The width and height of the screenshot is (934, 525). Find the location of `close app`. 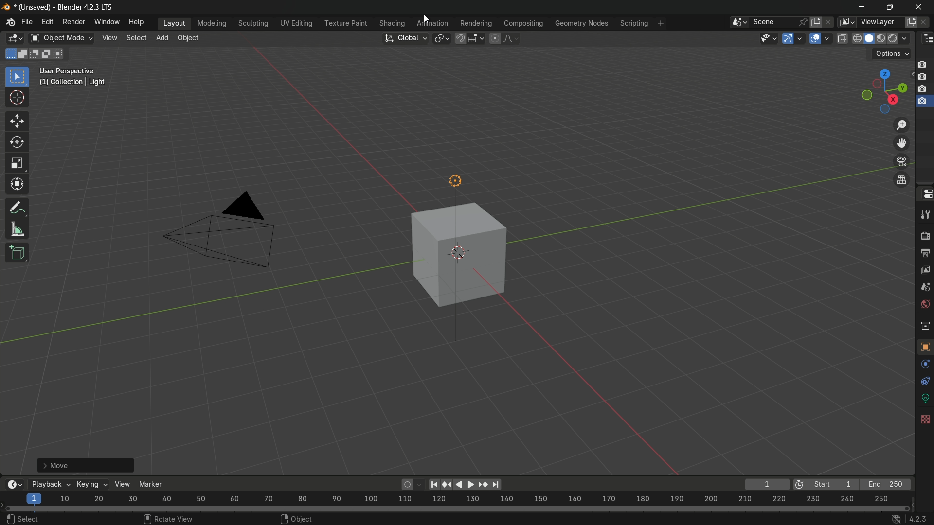

close app is located at coordinates (916, 9).